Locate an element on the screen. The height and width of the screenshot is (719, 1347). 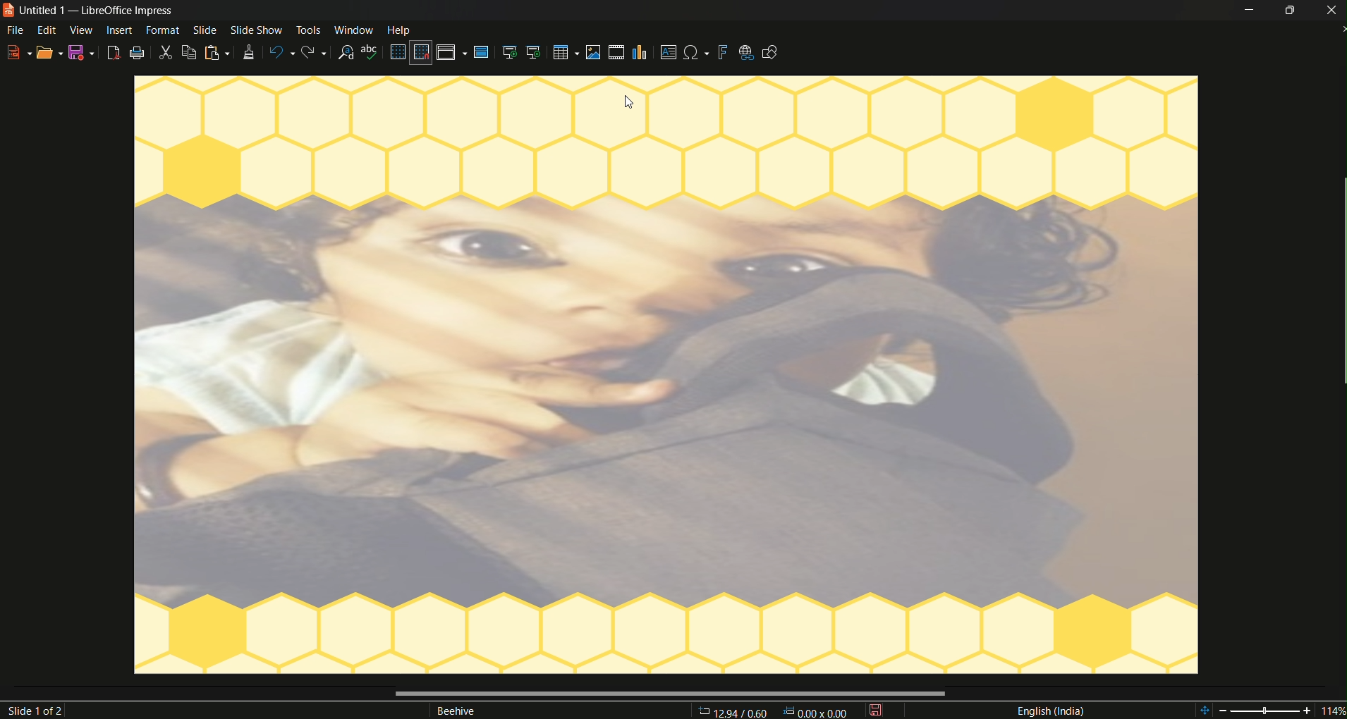
insert special character is located at coordinates (697, 52).